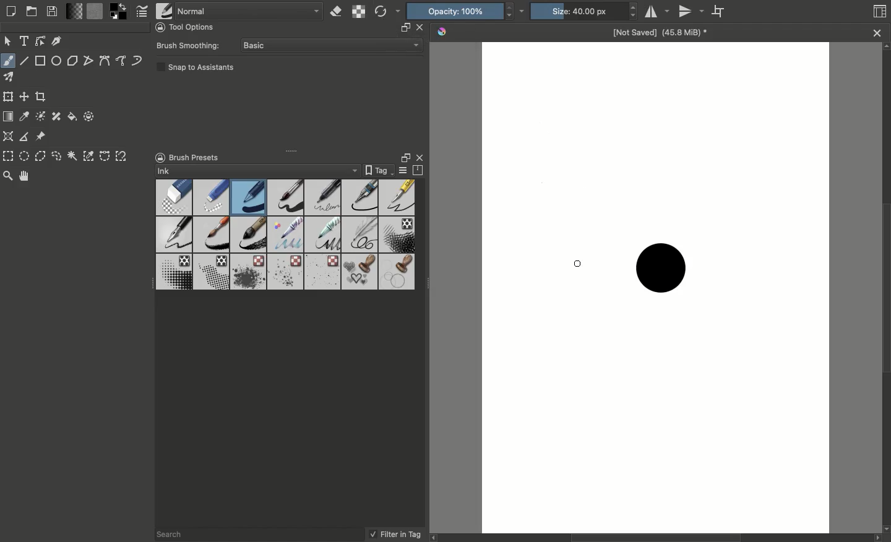 Image resolution: width=891 pixels, height=542 pixels. Describe the element at coordinates (378, 171) in the screenshot. I see `Tag` at that location.